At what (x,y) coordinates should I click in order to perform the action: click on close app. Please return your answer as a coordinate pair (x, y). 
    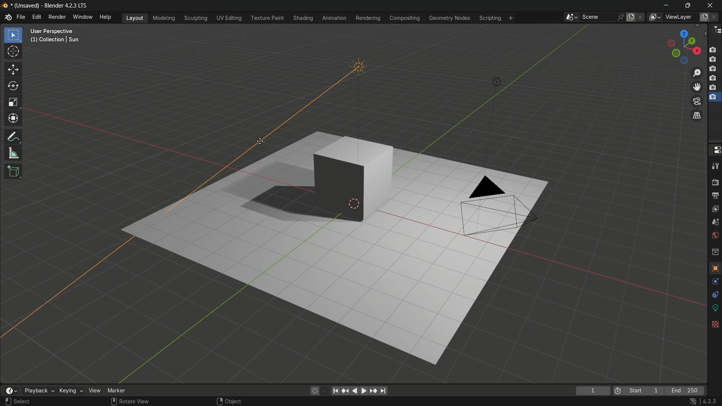
    Looking at the image, I should click on (712, 5).